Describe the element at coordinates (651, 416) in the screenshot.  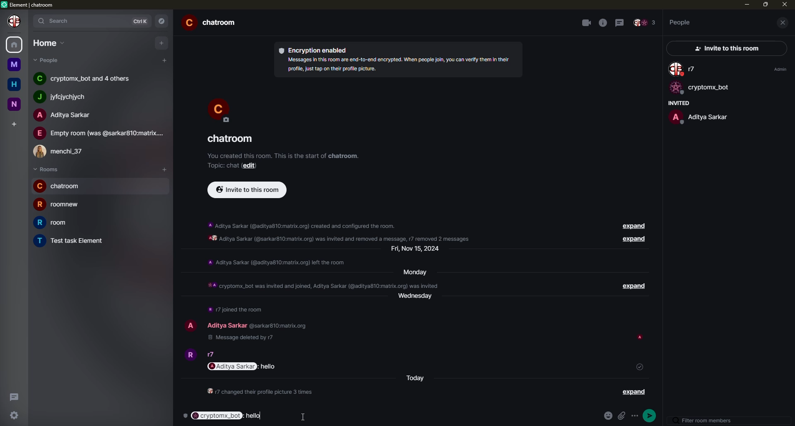
I see `send` at that location.